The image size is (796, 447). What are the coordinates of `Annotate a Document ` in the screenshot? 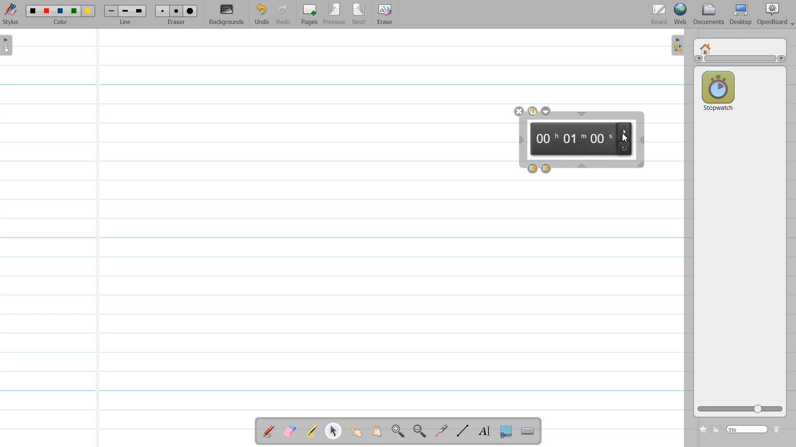 It's located at (269, 431).